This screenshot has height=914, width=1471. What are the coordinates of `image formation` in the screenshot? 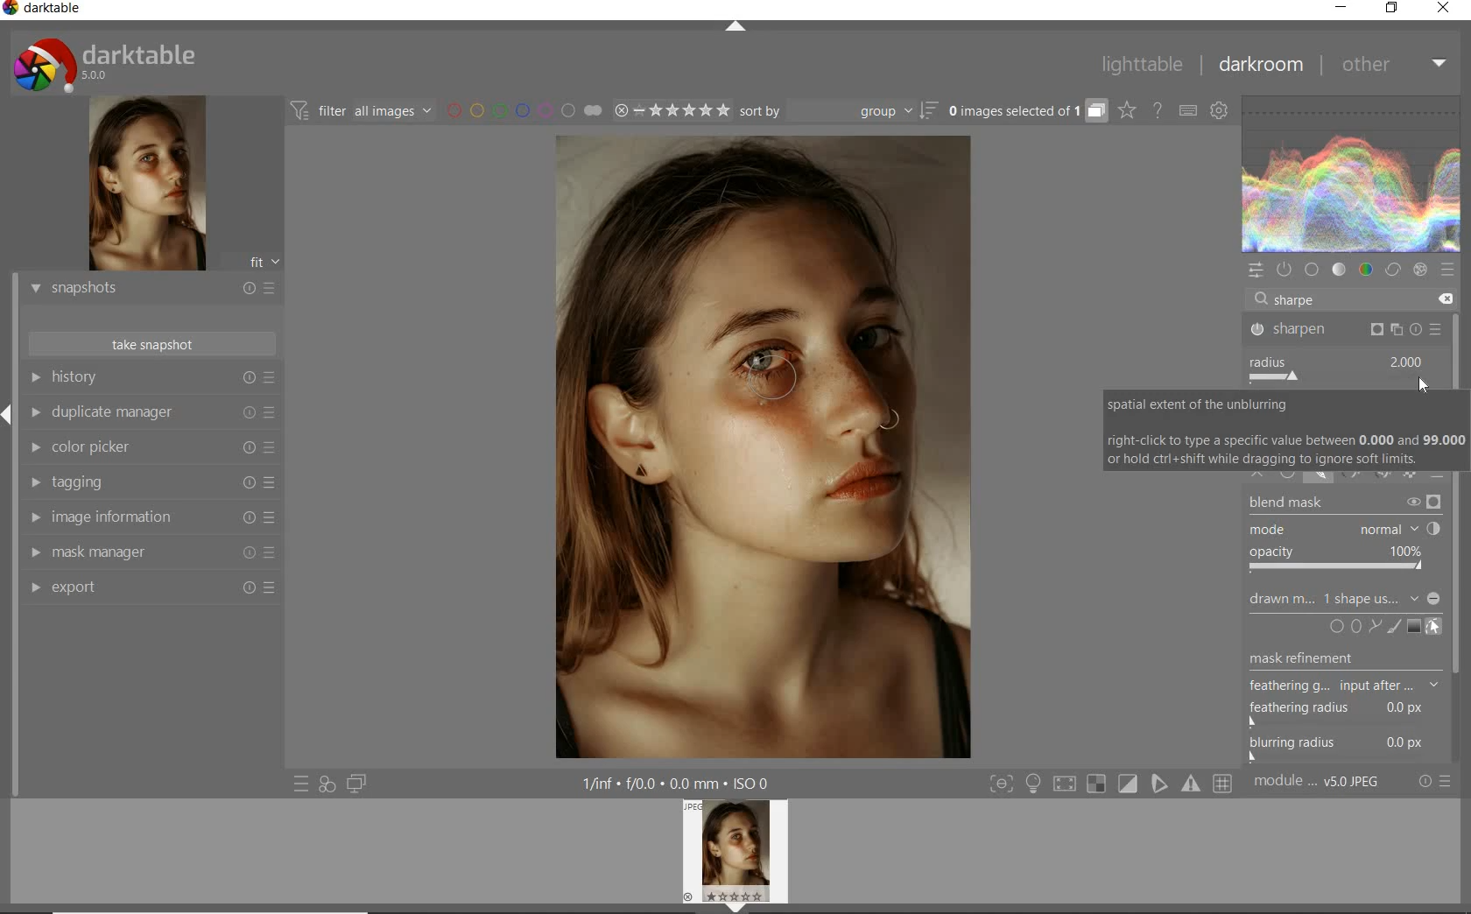 It's located at (148, 517).